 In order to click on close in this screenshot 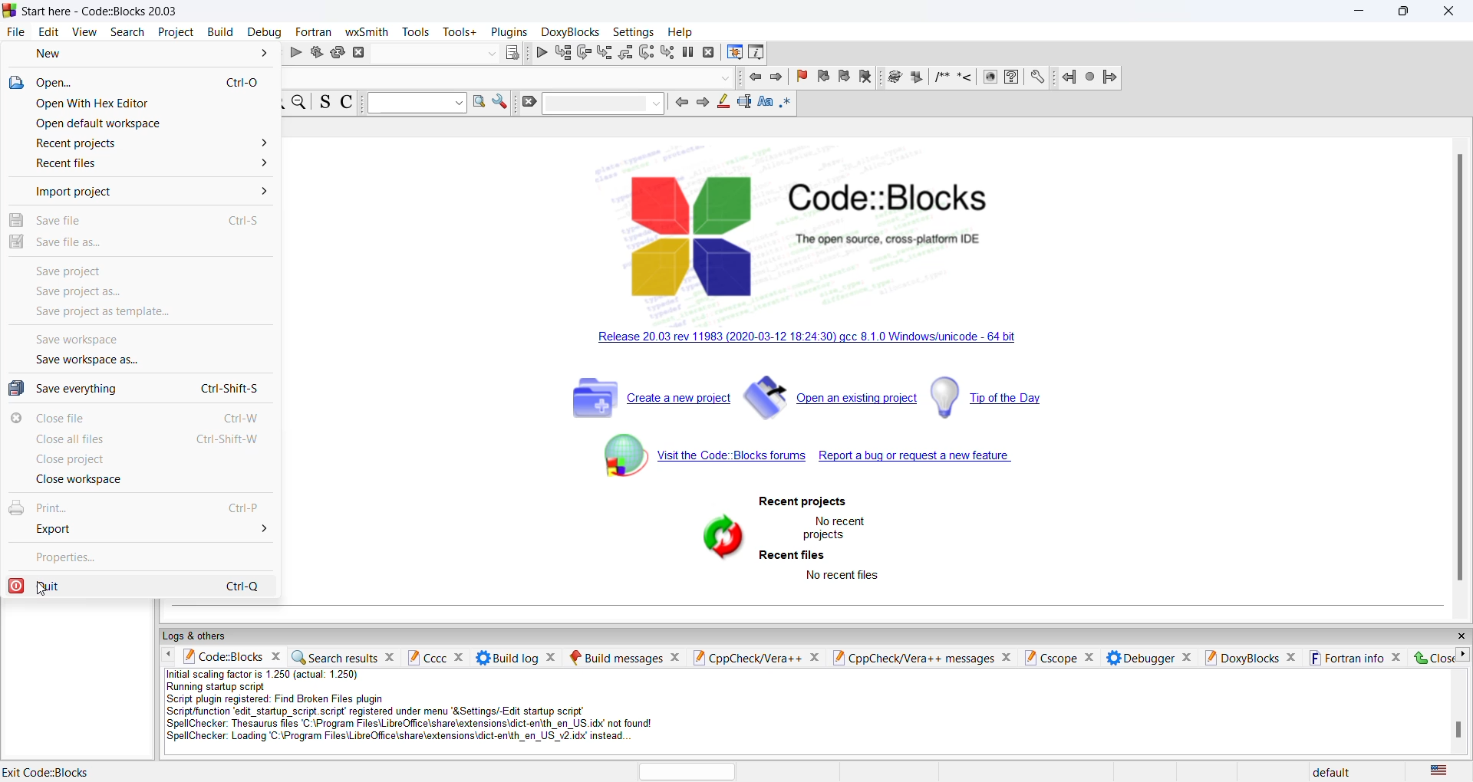, I will do `click(1397, 658)`.